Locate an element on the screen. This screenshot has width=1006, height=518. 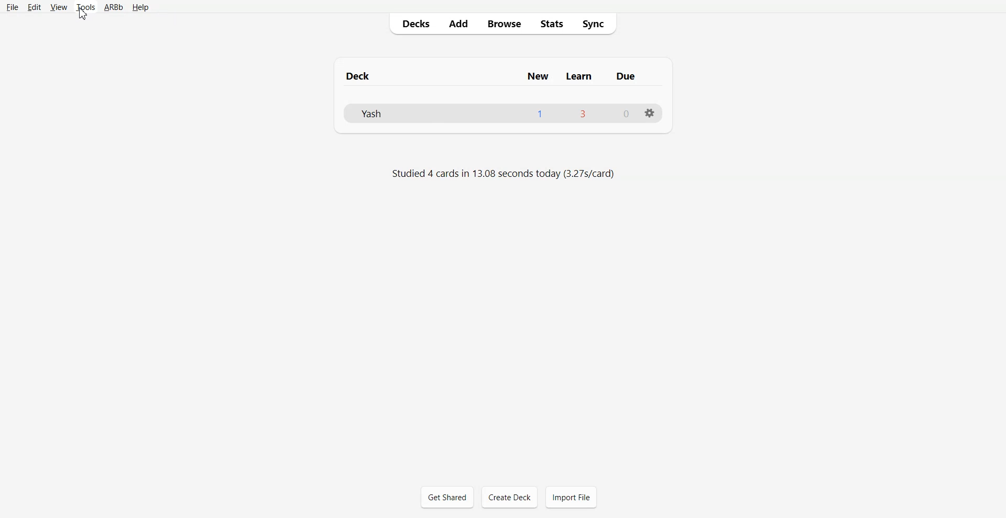
Deck file is located at coordinates (502, 113).